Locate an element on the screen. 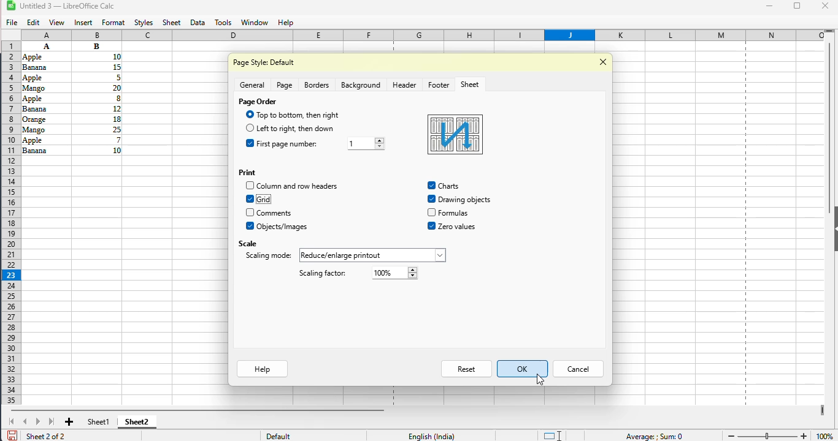 The width and height of the screenshot is (838, 441).  is located at coordinates (250, 128).